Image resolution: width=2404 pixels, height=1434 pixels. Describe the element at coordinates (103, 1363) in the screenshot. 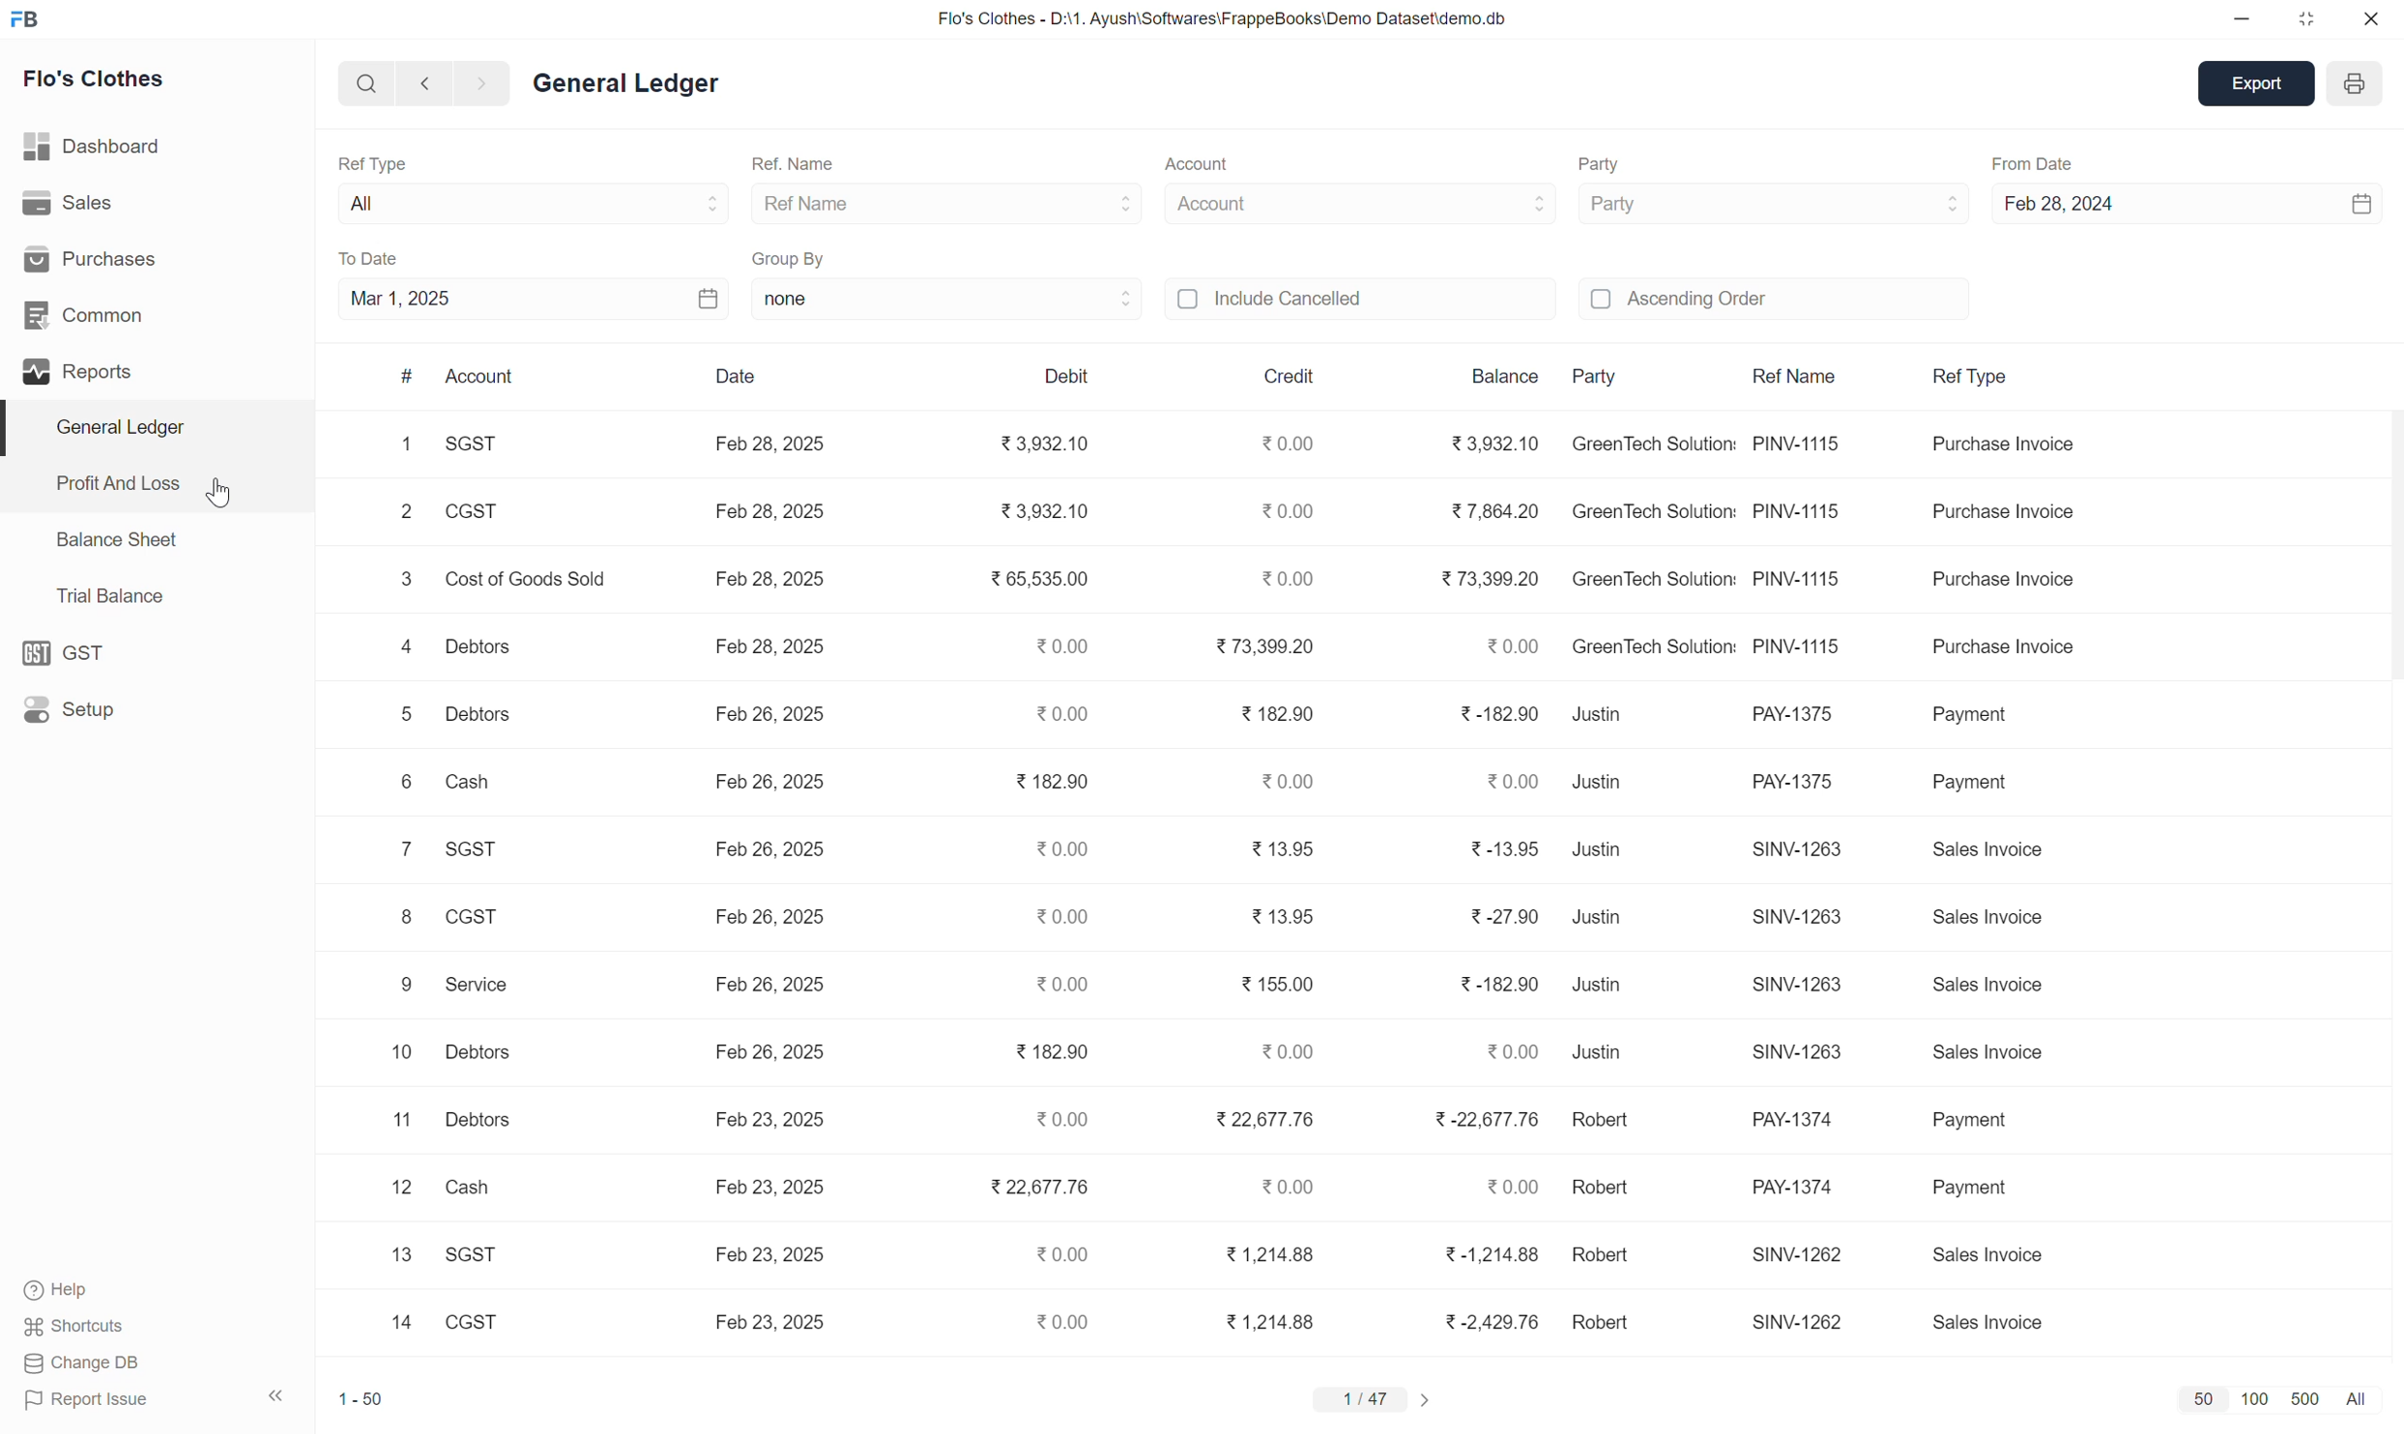

I see `change DB` at that location.